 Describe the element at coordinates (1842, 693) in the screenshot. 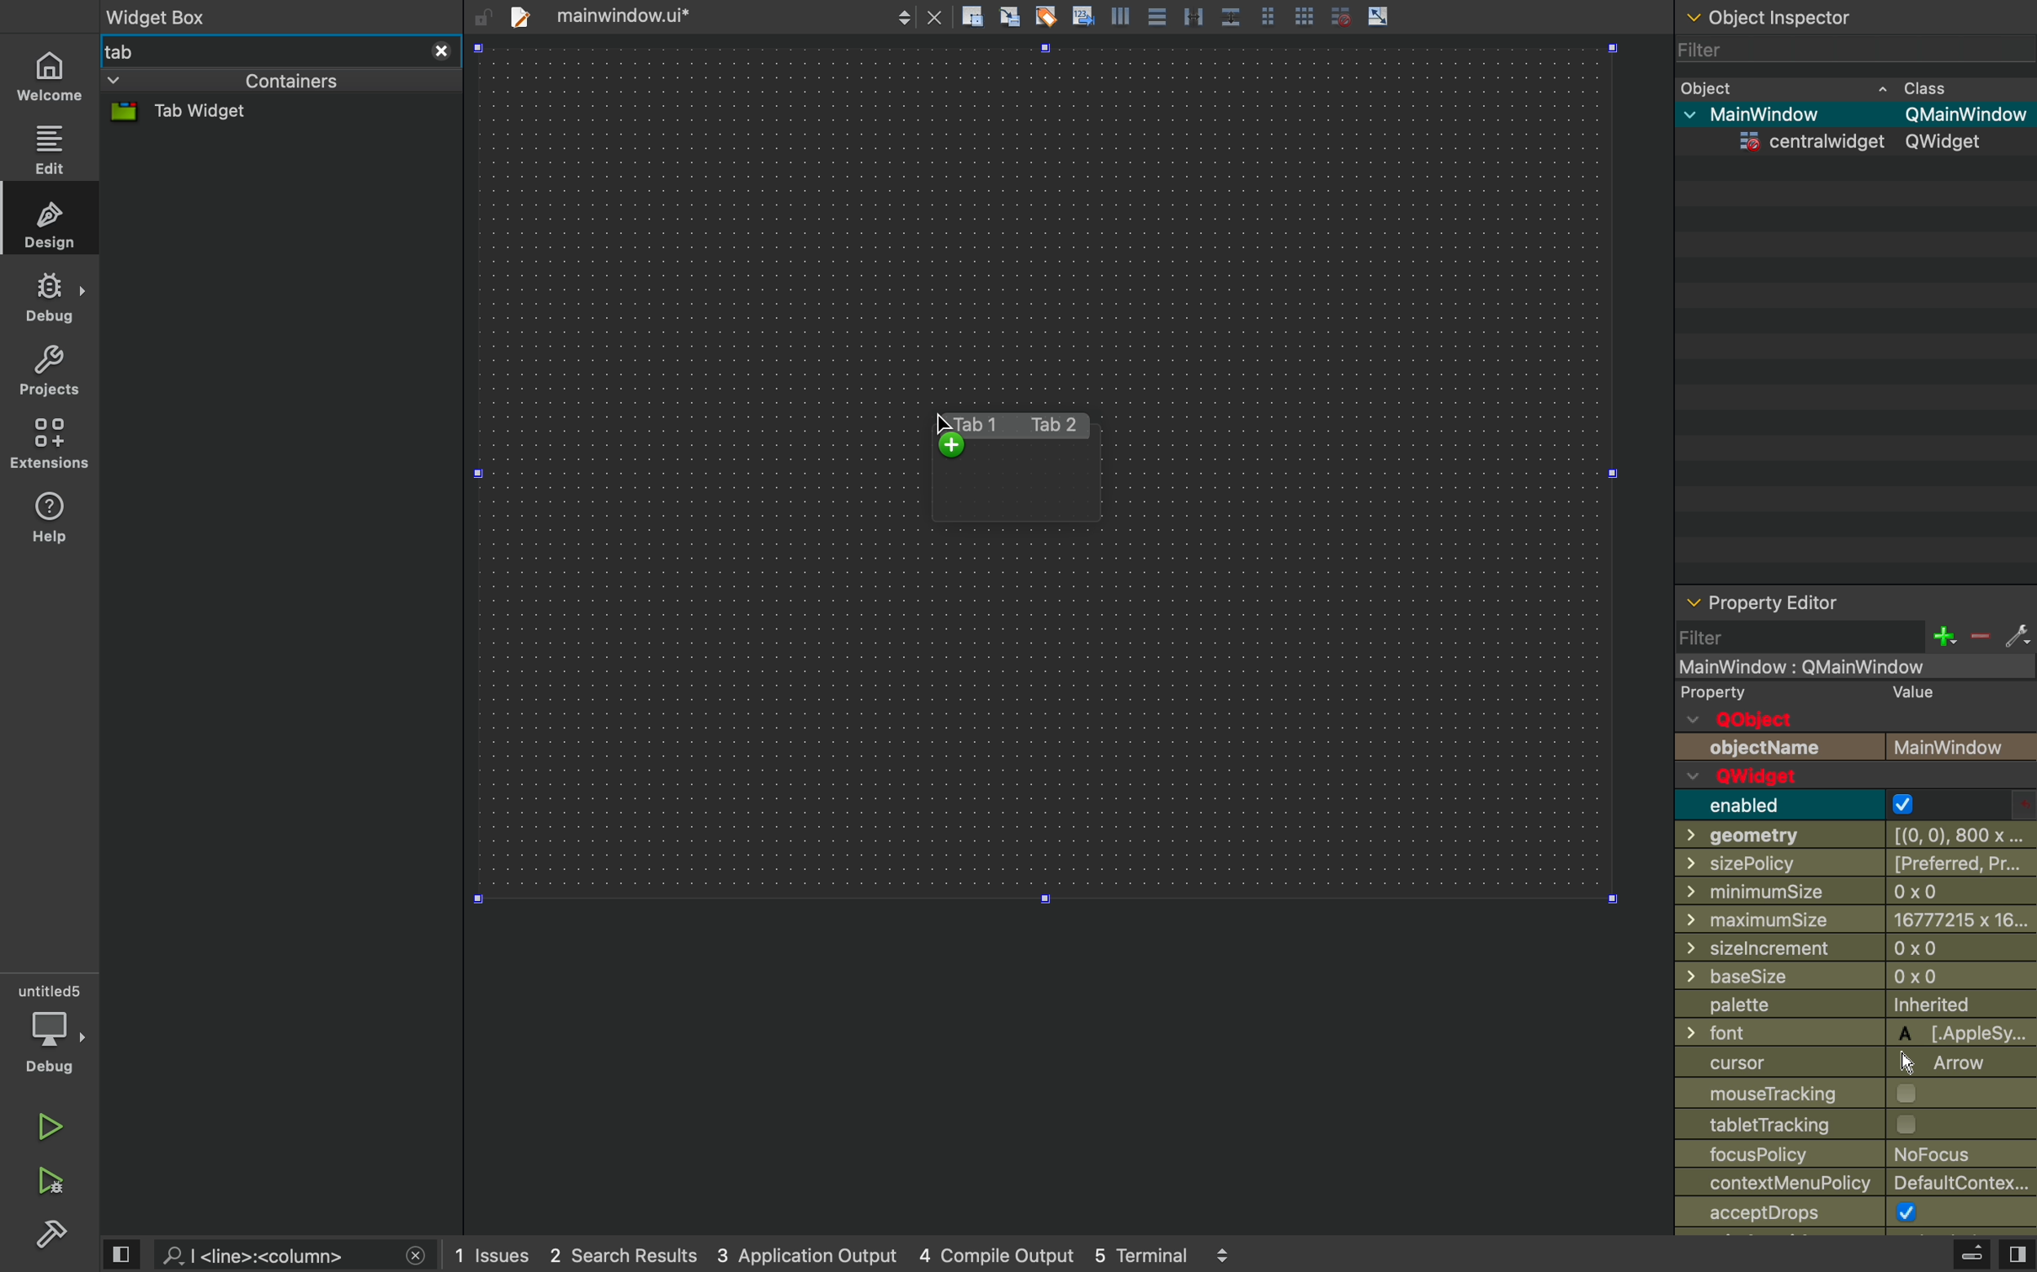

I see `property` at that location.